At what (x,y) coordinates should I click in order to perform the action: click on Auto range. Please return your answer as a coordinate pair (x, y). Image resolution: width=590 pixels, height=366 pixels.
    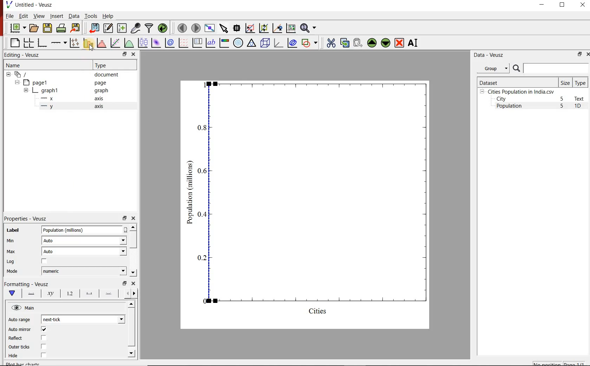
    Looking at the image, I should click on (20, 320).